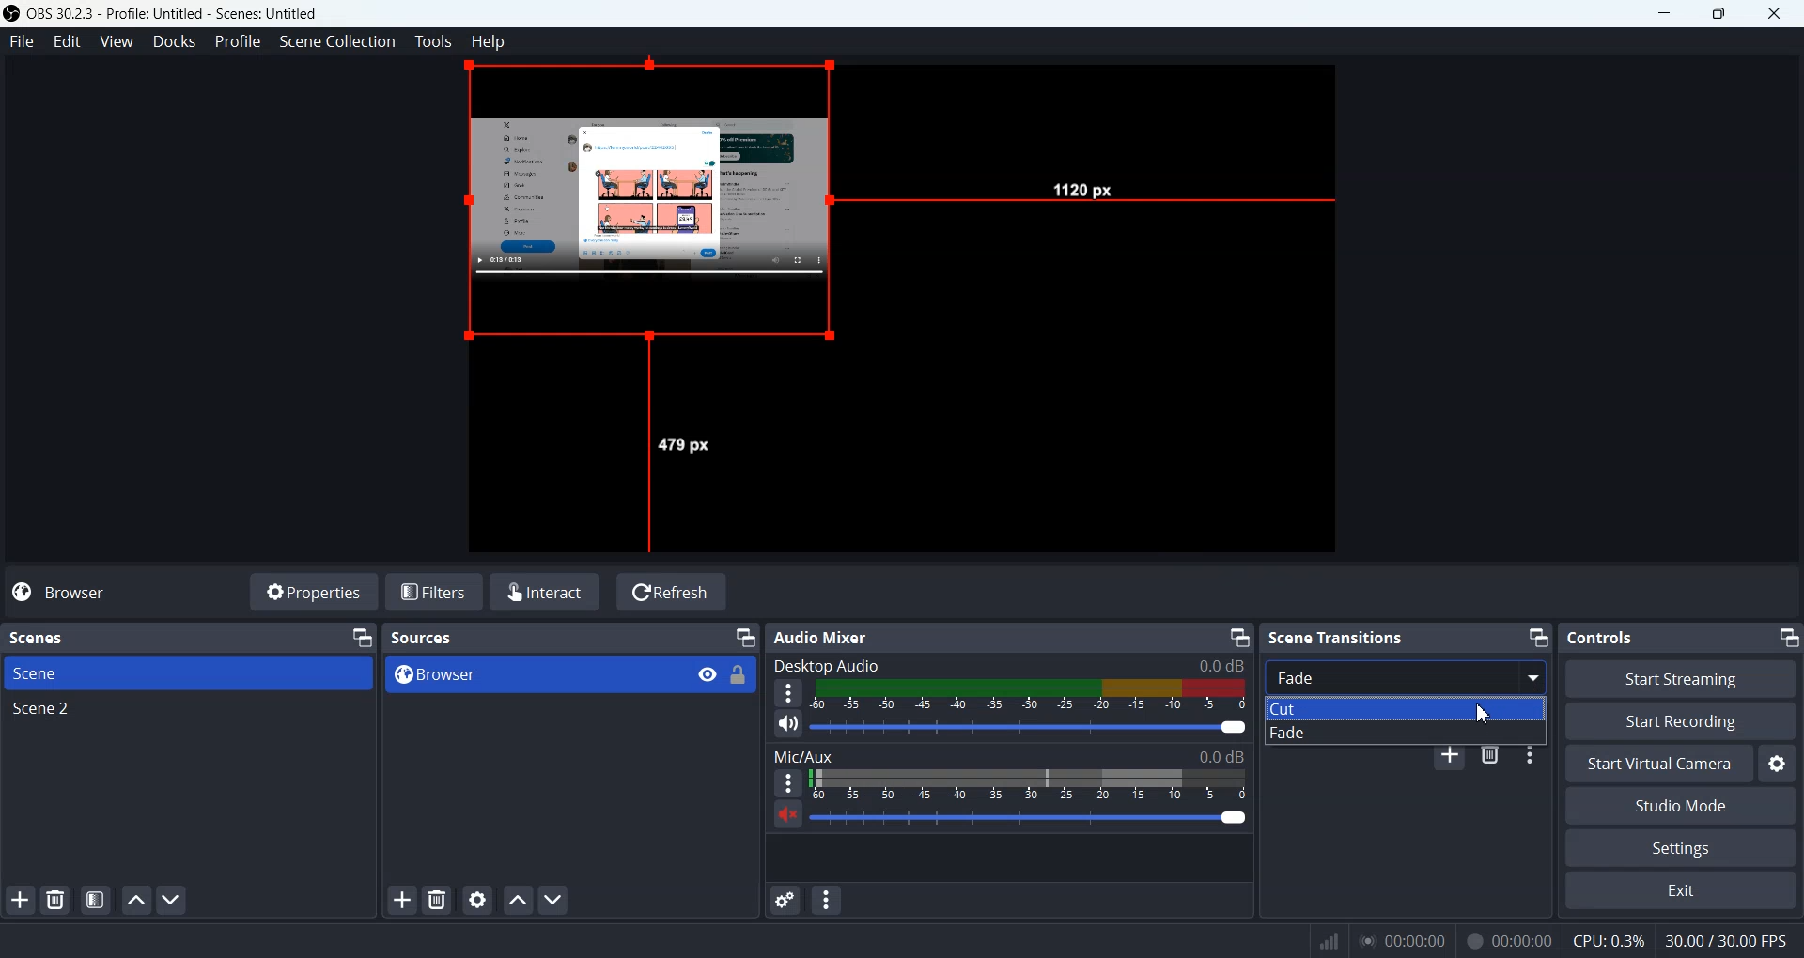  I want to click on Help, so click(488, 41).